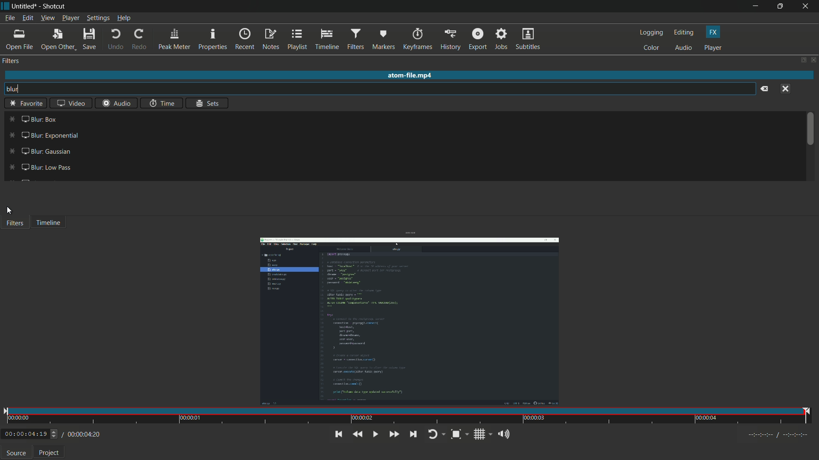  What do you see at coordinates (47, 18) in the screenshot?
I see `view menu` at bounding box center [47, 18].